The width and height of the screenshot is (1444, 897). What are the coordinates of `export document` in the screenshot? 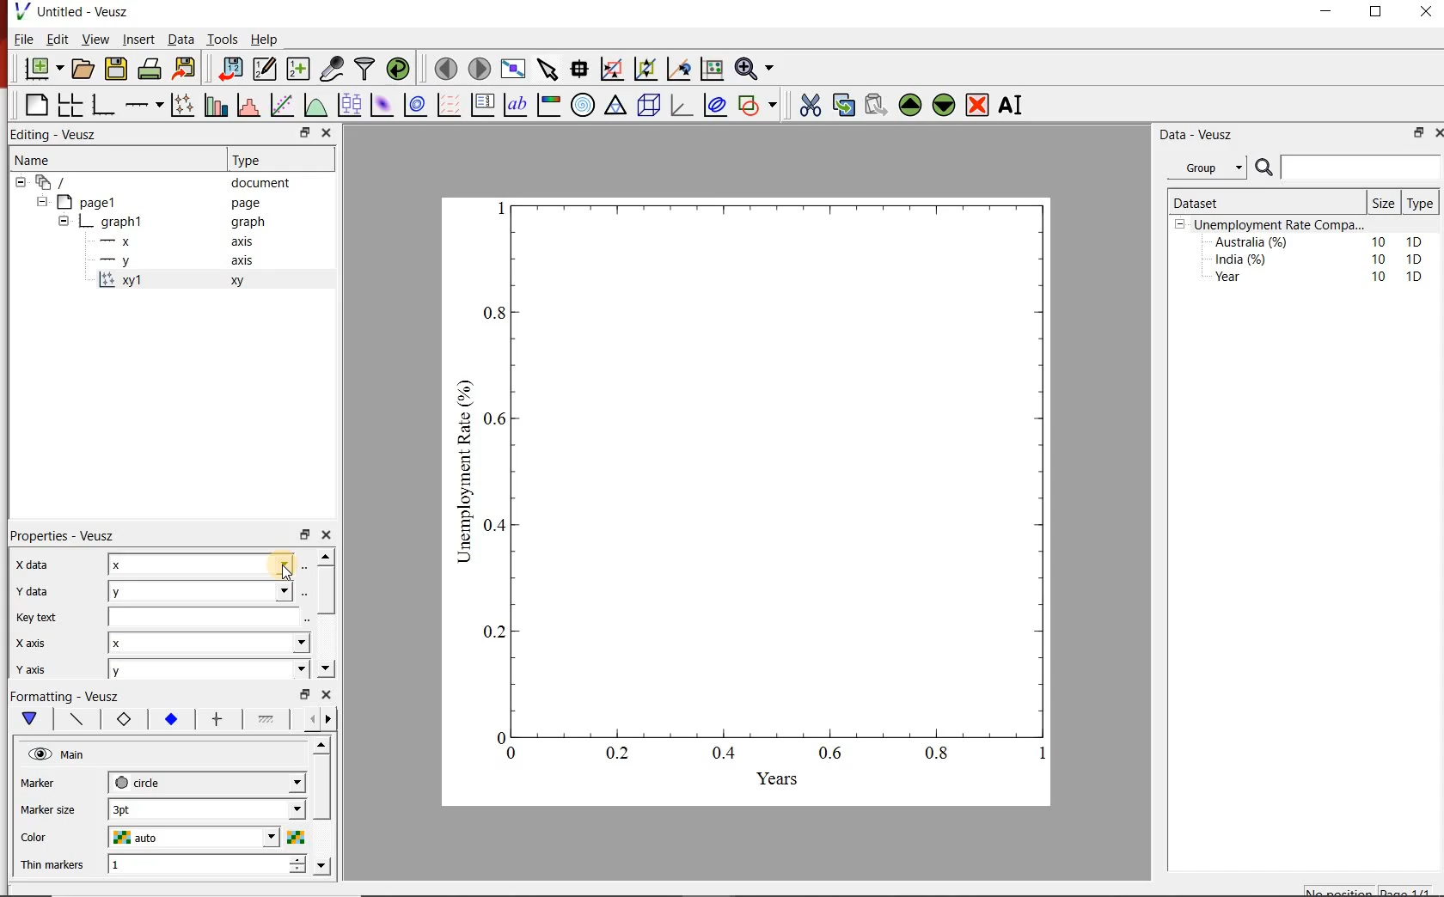 It's located at (187, 67).